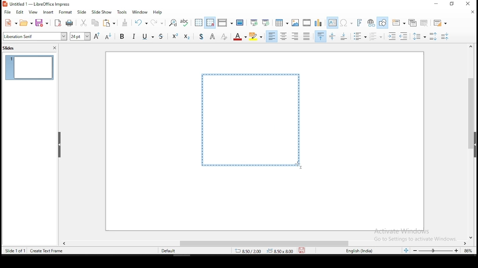 This screenshot has height=268, width=478. Describe the element at coordinates (346, 23) in the screenshot. I see `insert special characters` at that location.